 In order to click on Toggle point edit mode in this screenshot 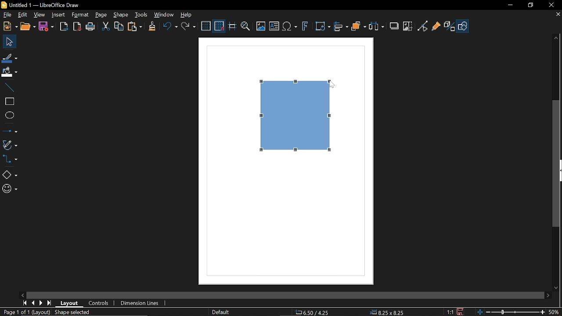, I will do `click(422, 27)`.